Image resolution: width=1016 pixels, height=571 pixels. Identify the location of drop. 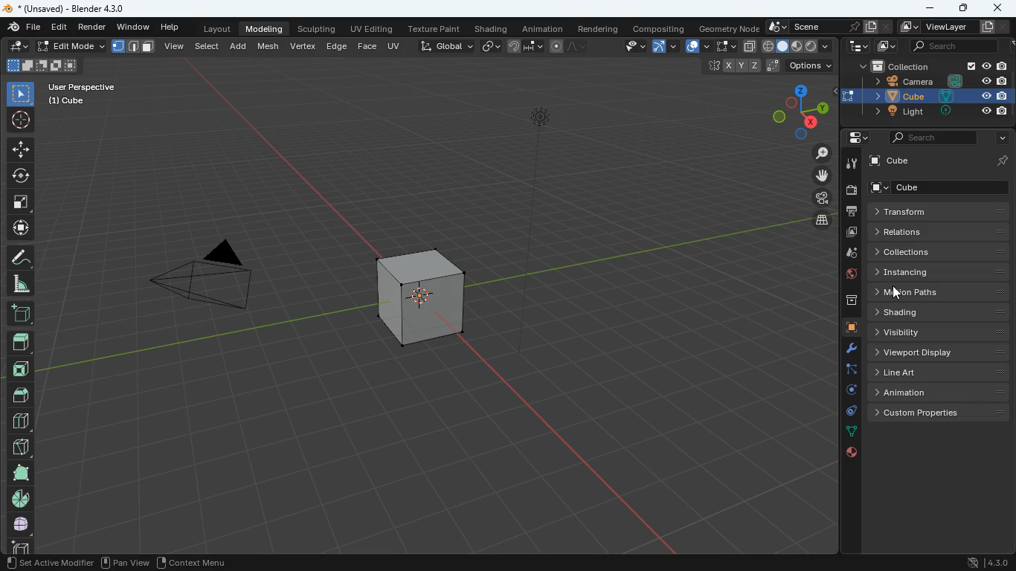
(847, 254).